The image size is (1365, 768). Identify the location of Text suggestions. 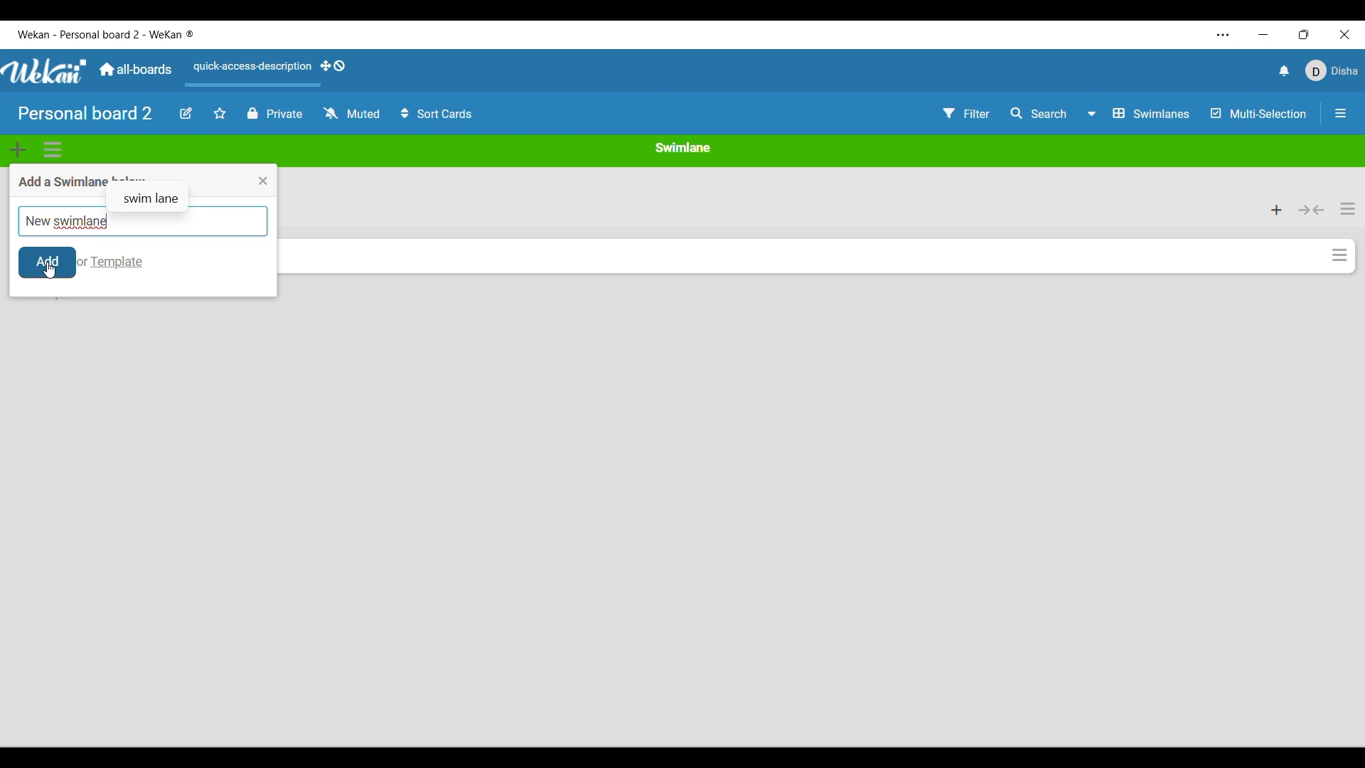
(153, 192).